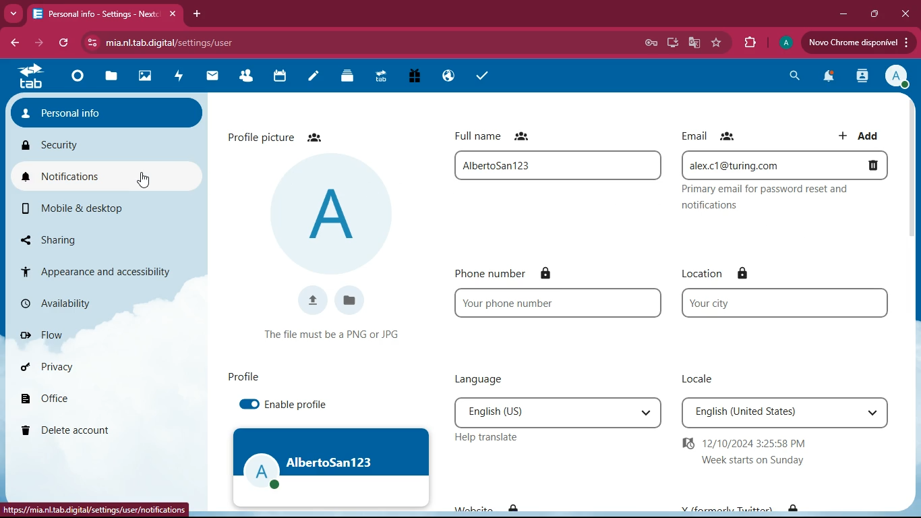 This screenshot has height=518, width=921. Describe the element at coordinates (788, 196) in the screenshot. I see `description` at that location.